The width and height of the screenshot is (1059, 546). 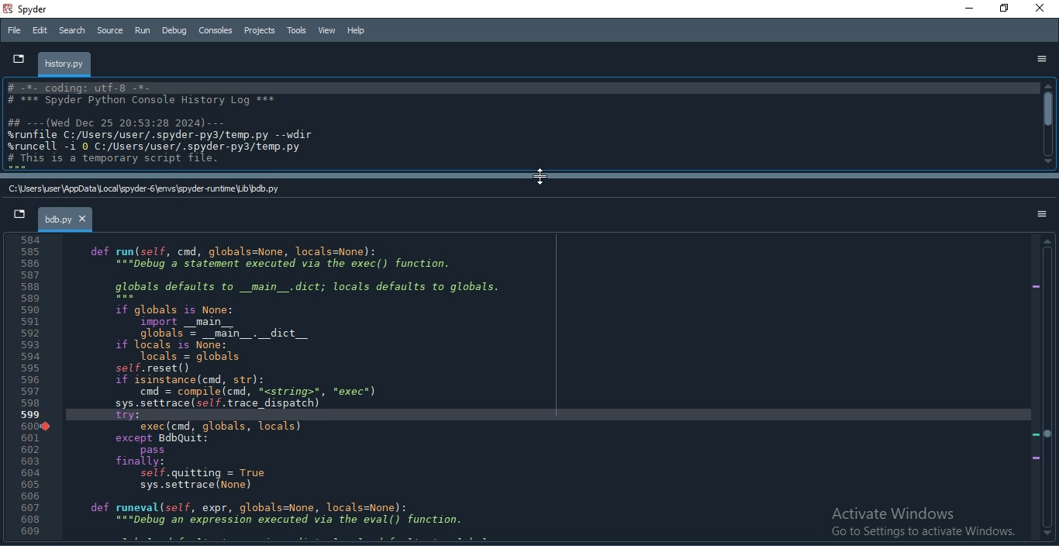 What do you see at coordinates (967, 9) in the screenshot?
I see `minimise` at bounding box center [967, 9].